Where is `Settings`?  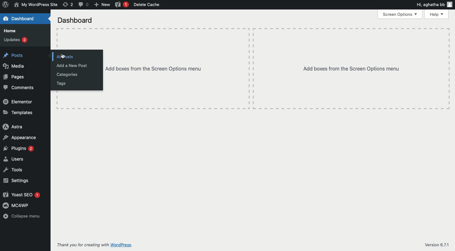 Settings is located at coordinates (18, 181).